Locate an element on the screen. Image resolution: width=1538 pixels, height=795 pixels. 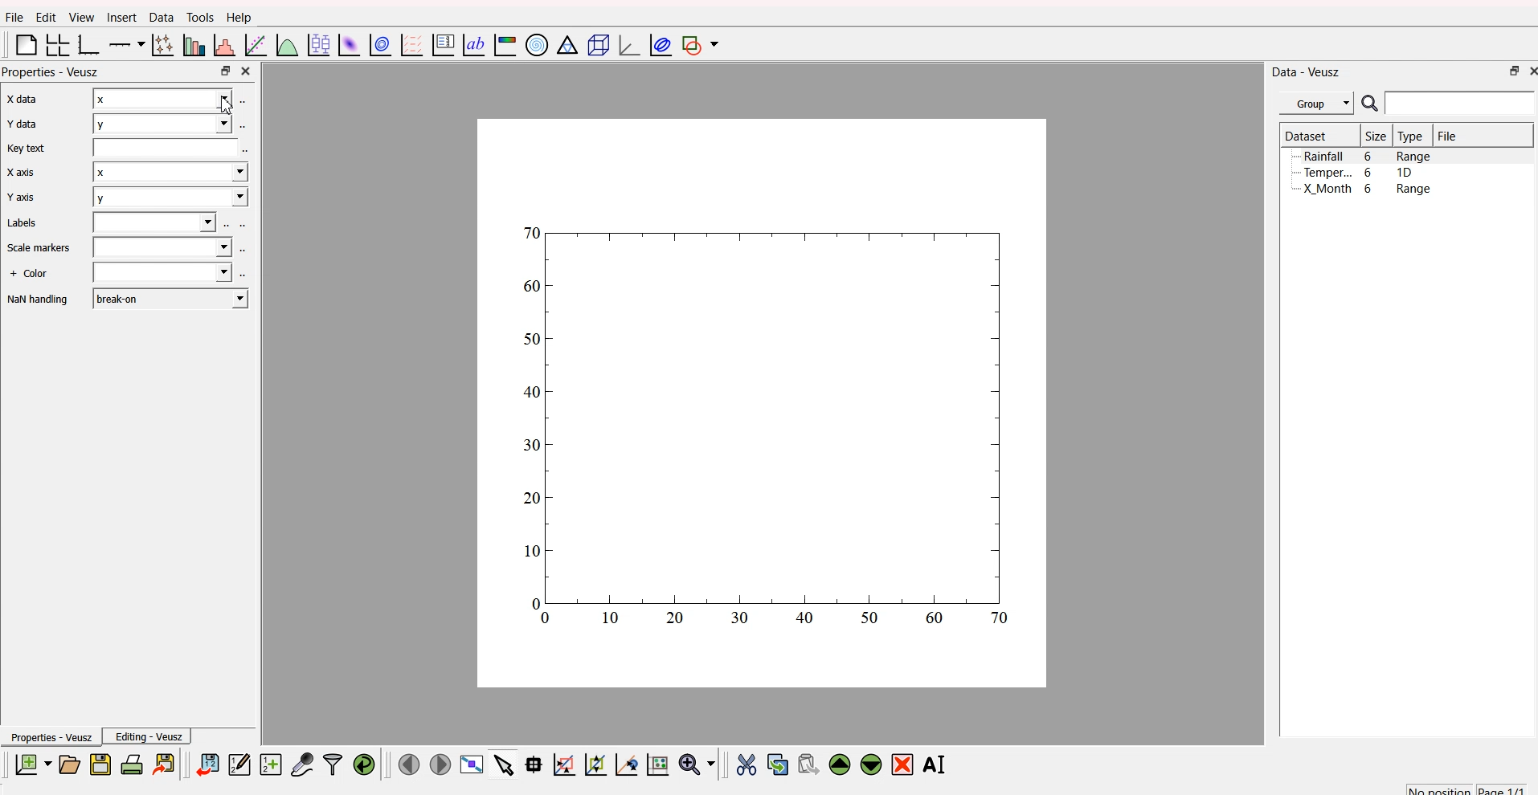
y is located at coordinates (168, 199).